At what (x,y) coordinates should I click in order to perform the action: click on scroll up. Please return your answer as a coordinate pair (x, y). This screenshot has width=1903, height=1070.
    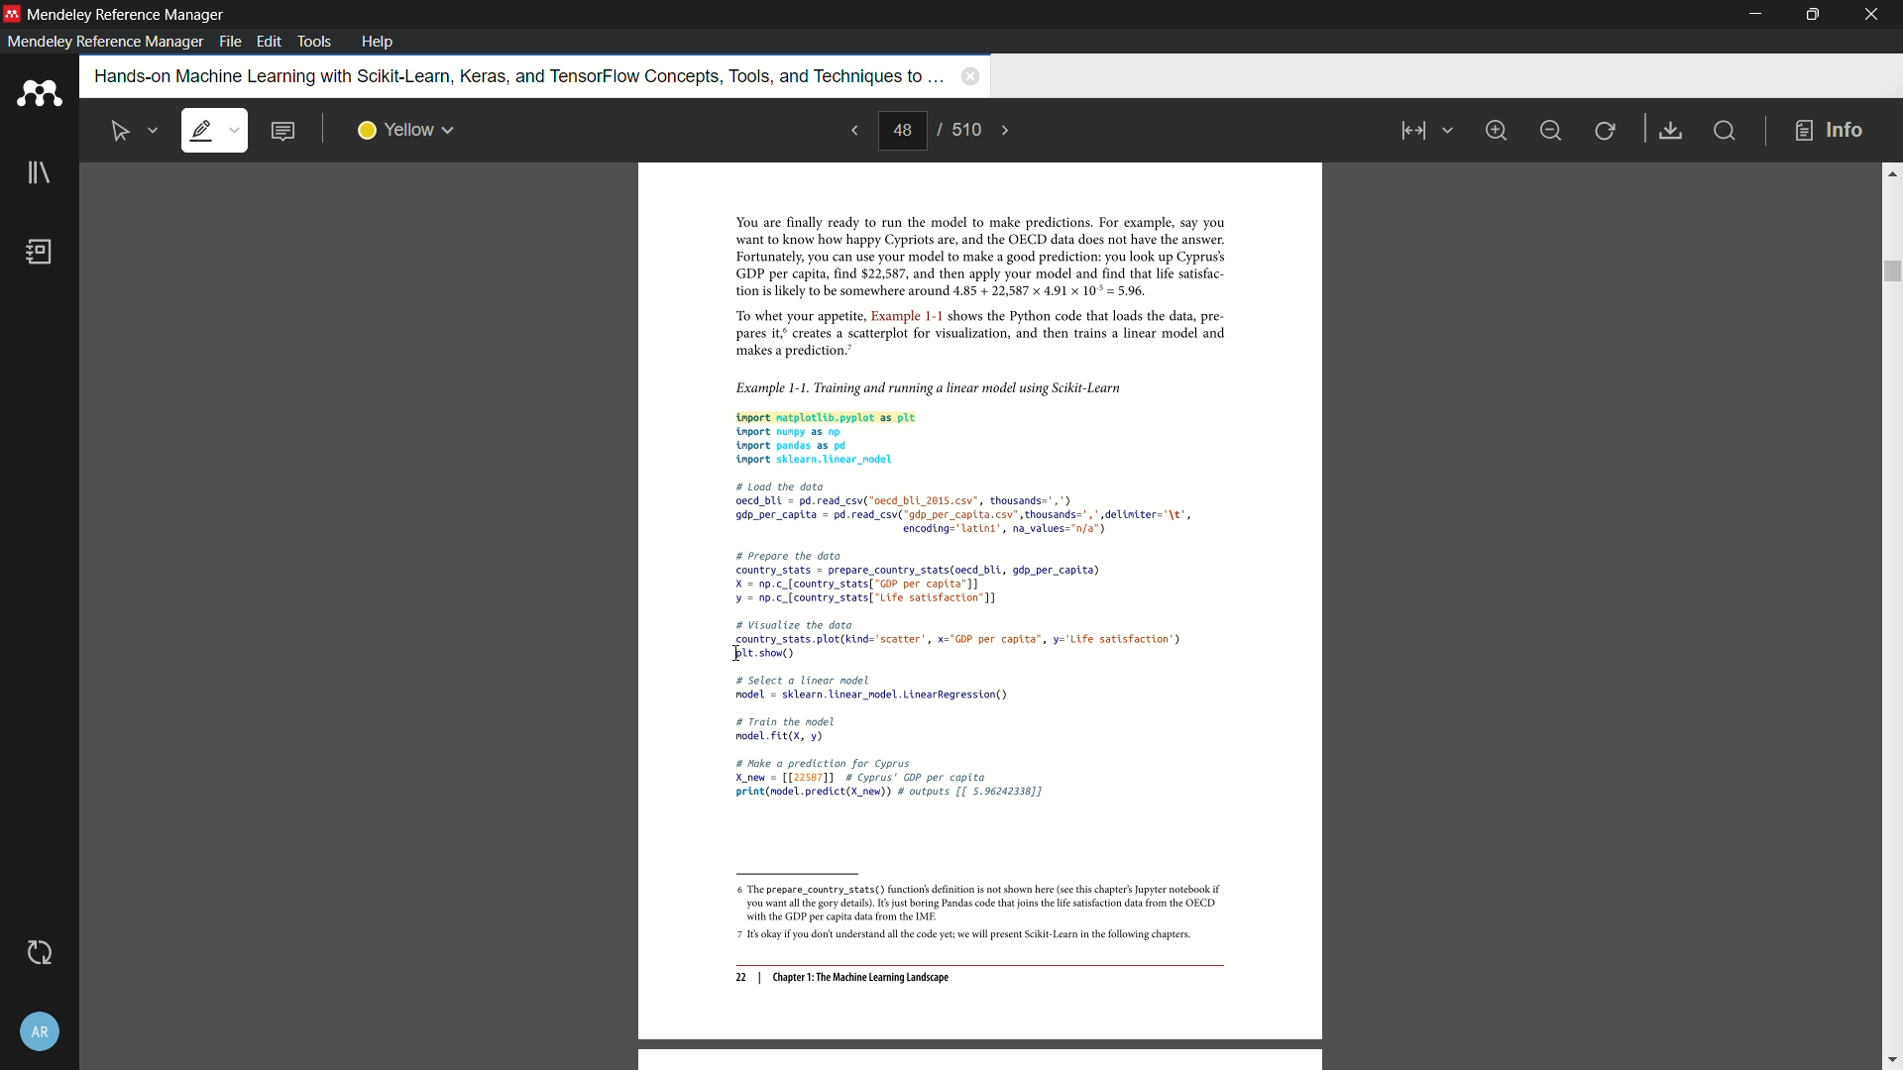
    Looking at the image, I should click on (1891, 172).